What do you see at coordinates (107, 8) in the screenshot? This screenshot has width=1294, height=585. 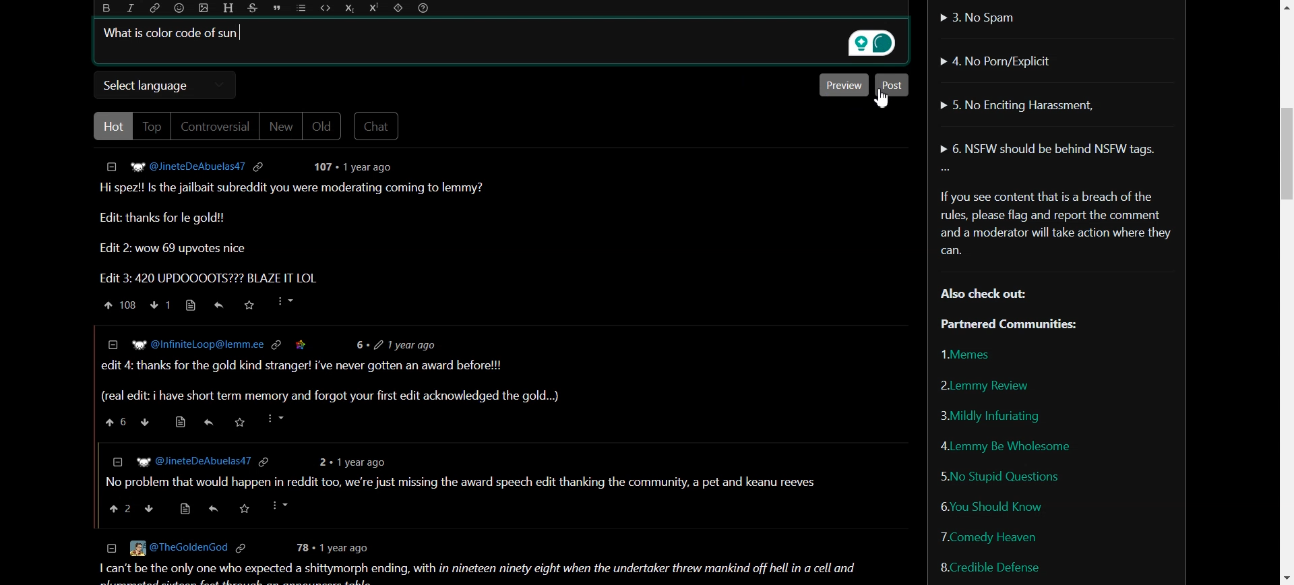 I see `Bold` at bounding box center [107, 8].